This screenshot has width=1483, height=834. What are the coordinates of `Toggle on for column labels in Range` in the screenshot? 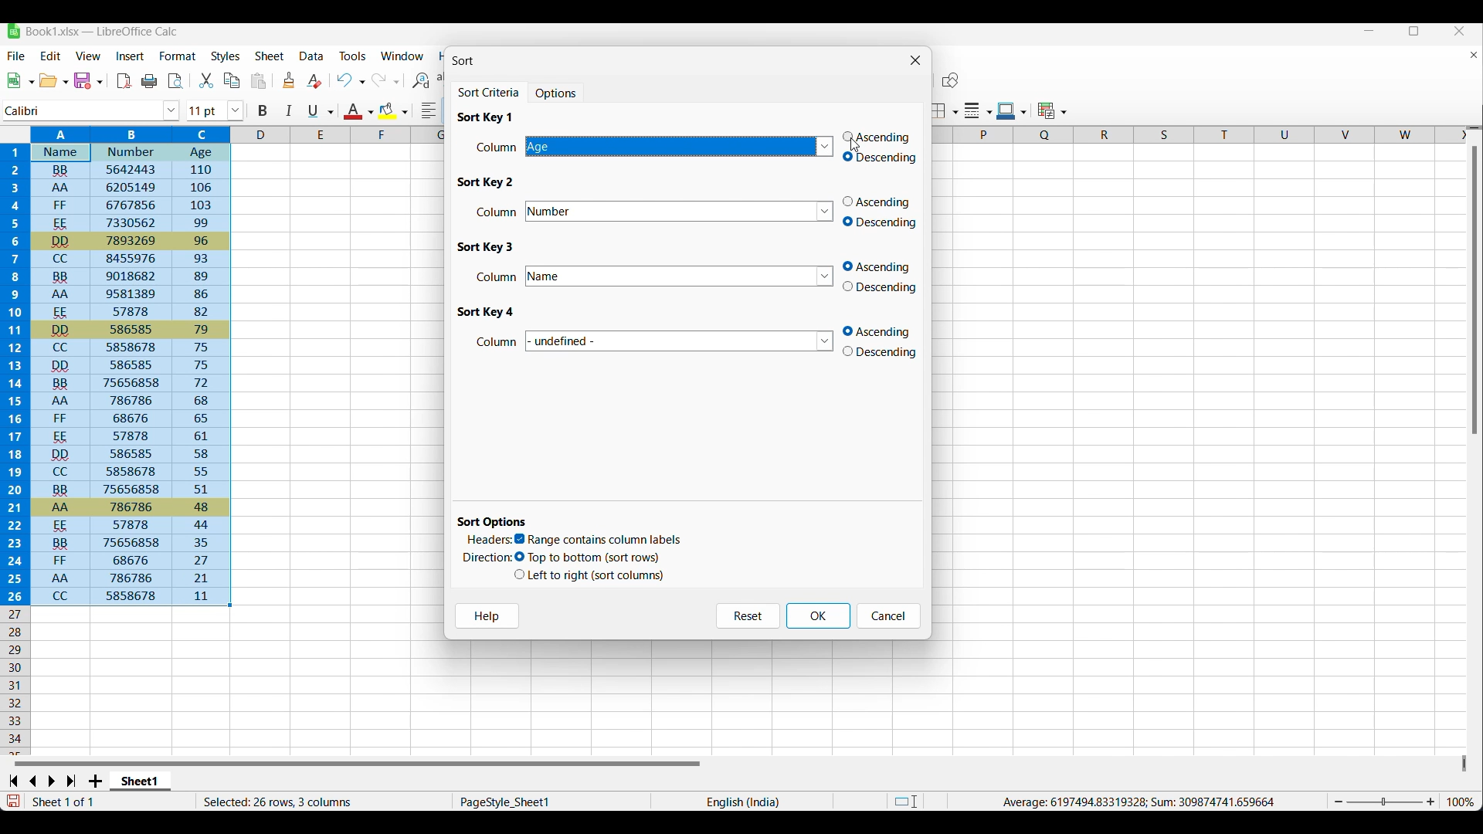 It's located at (599, 540).